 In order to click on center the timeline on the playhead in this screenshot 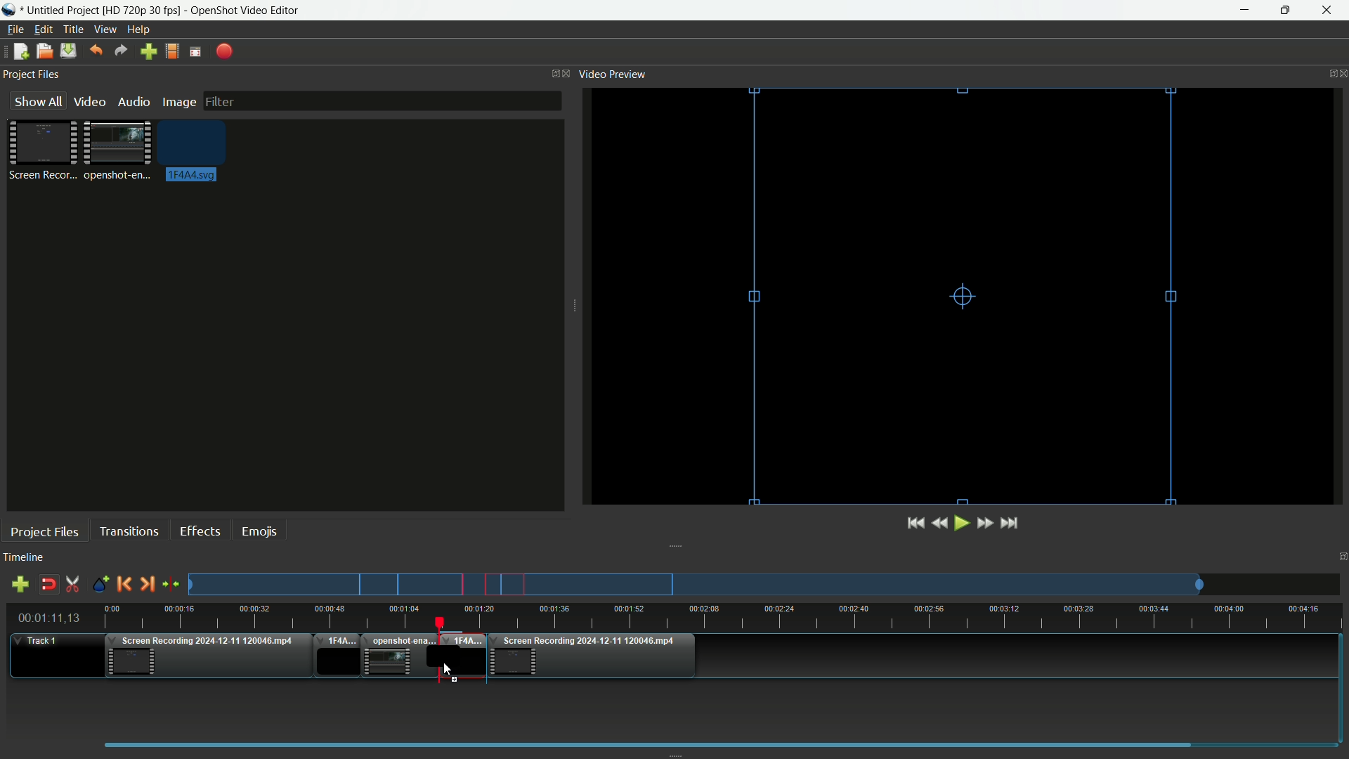, I will do `click(171, 585)`.